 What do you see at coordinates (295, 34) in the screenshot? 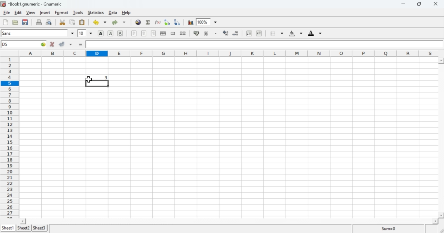
I see `Background` at bounding box center [295, 34].